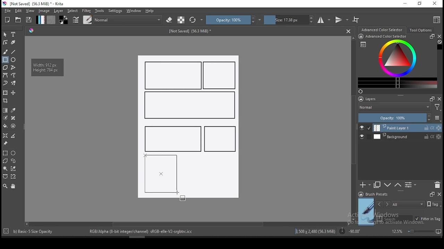 The height and width of the screenshot is (249, 444). What do you see at coordinates (407, 137) in the screenshot?
I see `layer` at bounding box center [407, 137].